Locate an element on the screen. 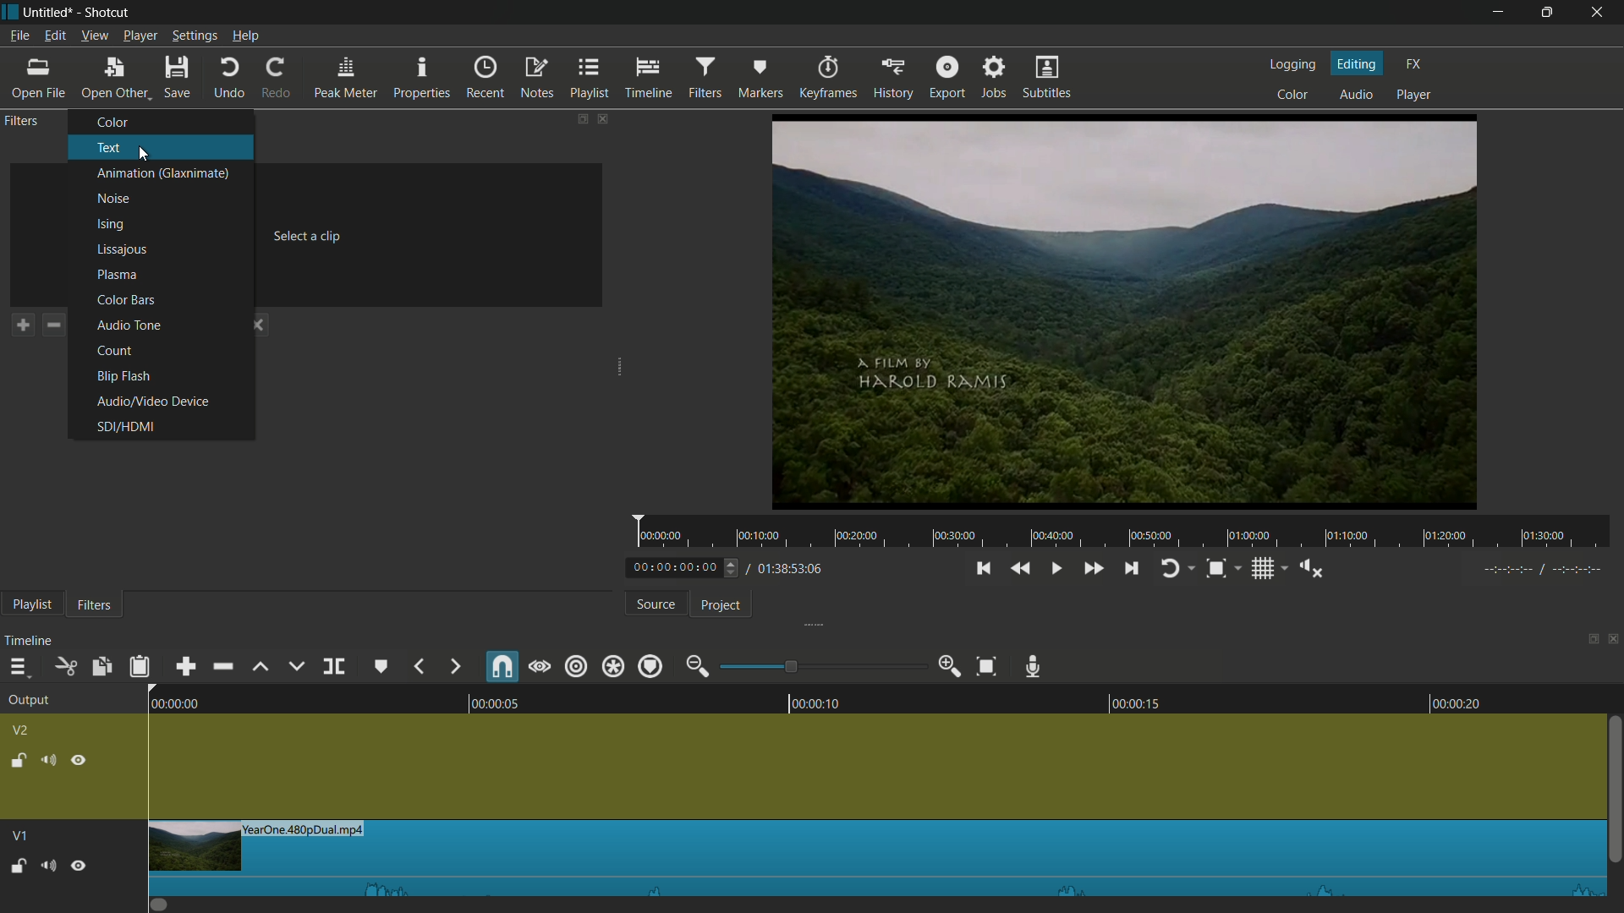 The width and height of the screenshot is (1624, 913). app name is located at coordinates (109, 12).